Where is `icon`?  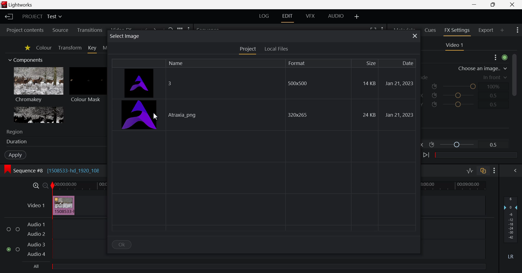
icon is located at coordinates (435, 86).